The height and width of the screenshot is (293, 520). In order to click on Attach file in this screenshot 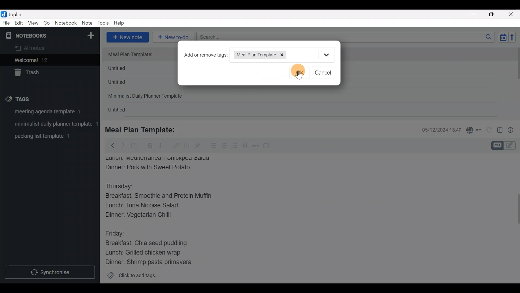, I will do `click(199, 146)`.